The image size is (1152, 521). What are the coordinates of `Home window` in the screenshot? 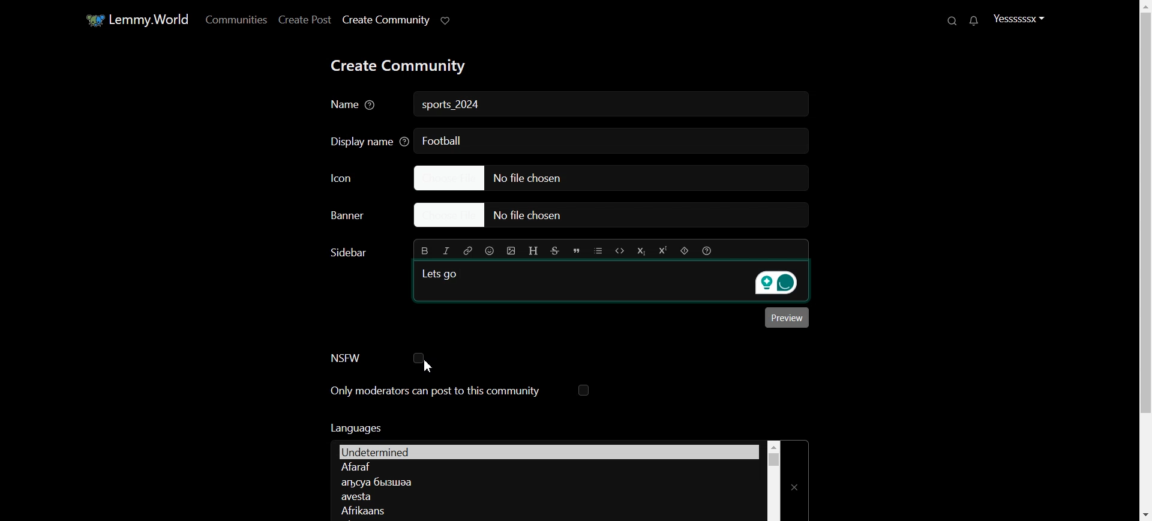 It's located at (136, 19).